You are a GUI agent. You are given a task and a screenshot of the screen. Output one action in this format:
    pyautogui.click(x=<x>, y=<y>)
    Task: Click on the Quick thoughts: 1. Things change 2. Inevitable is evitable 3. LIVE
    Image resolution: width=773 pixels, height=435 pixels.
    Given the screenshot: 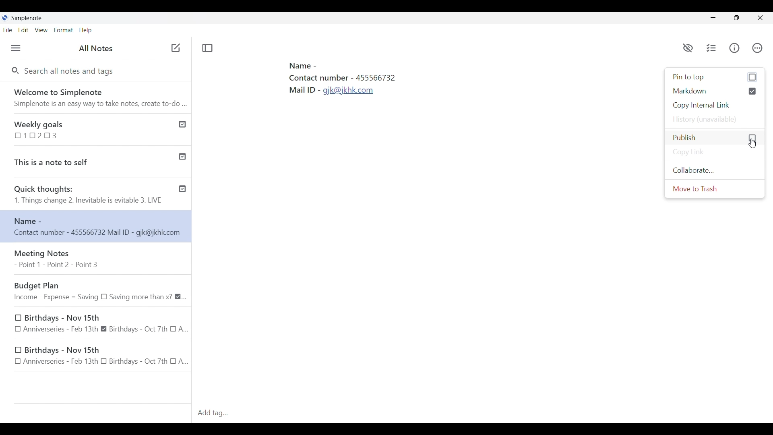 What is the action you would take?
    pyautogui.click(x=88, y=195)
    